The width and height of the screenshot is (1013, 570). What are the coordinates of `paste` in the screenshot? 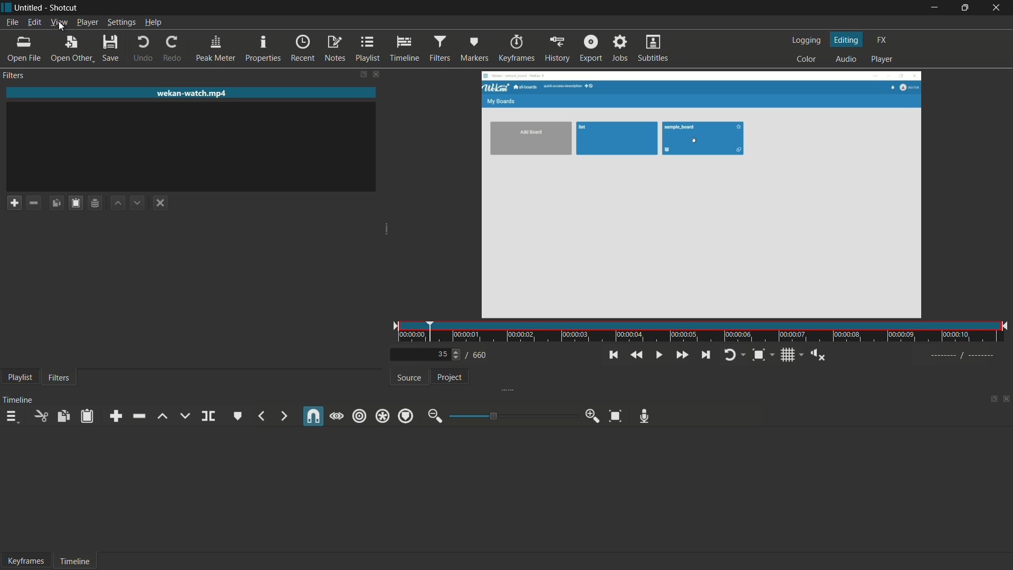 It's located at (87, 416).